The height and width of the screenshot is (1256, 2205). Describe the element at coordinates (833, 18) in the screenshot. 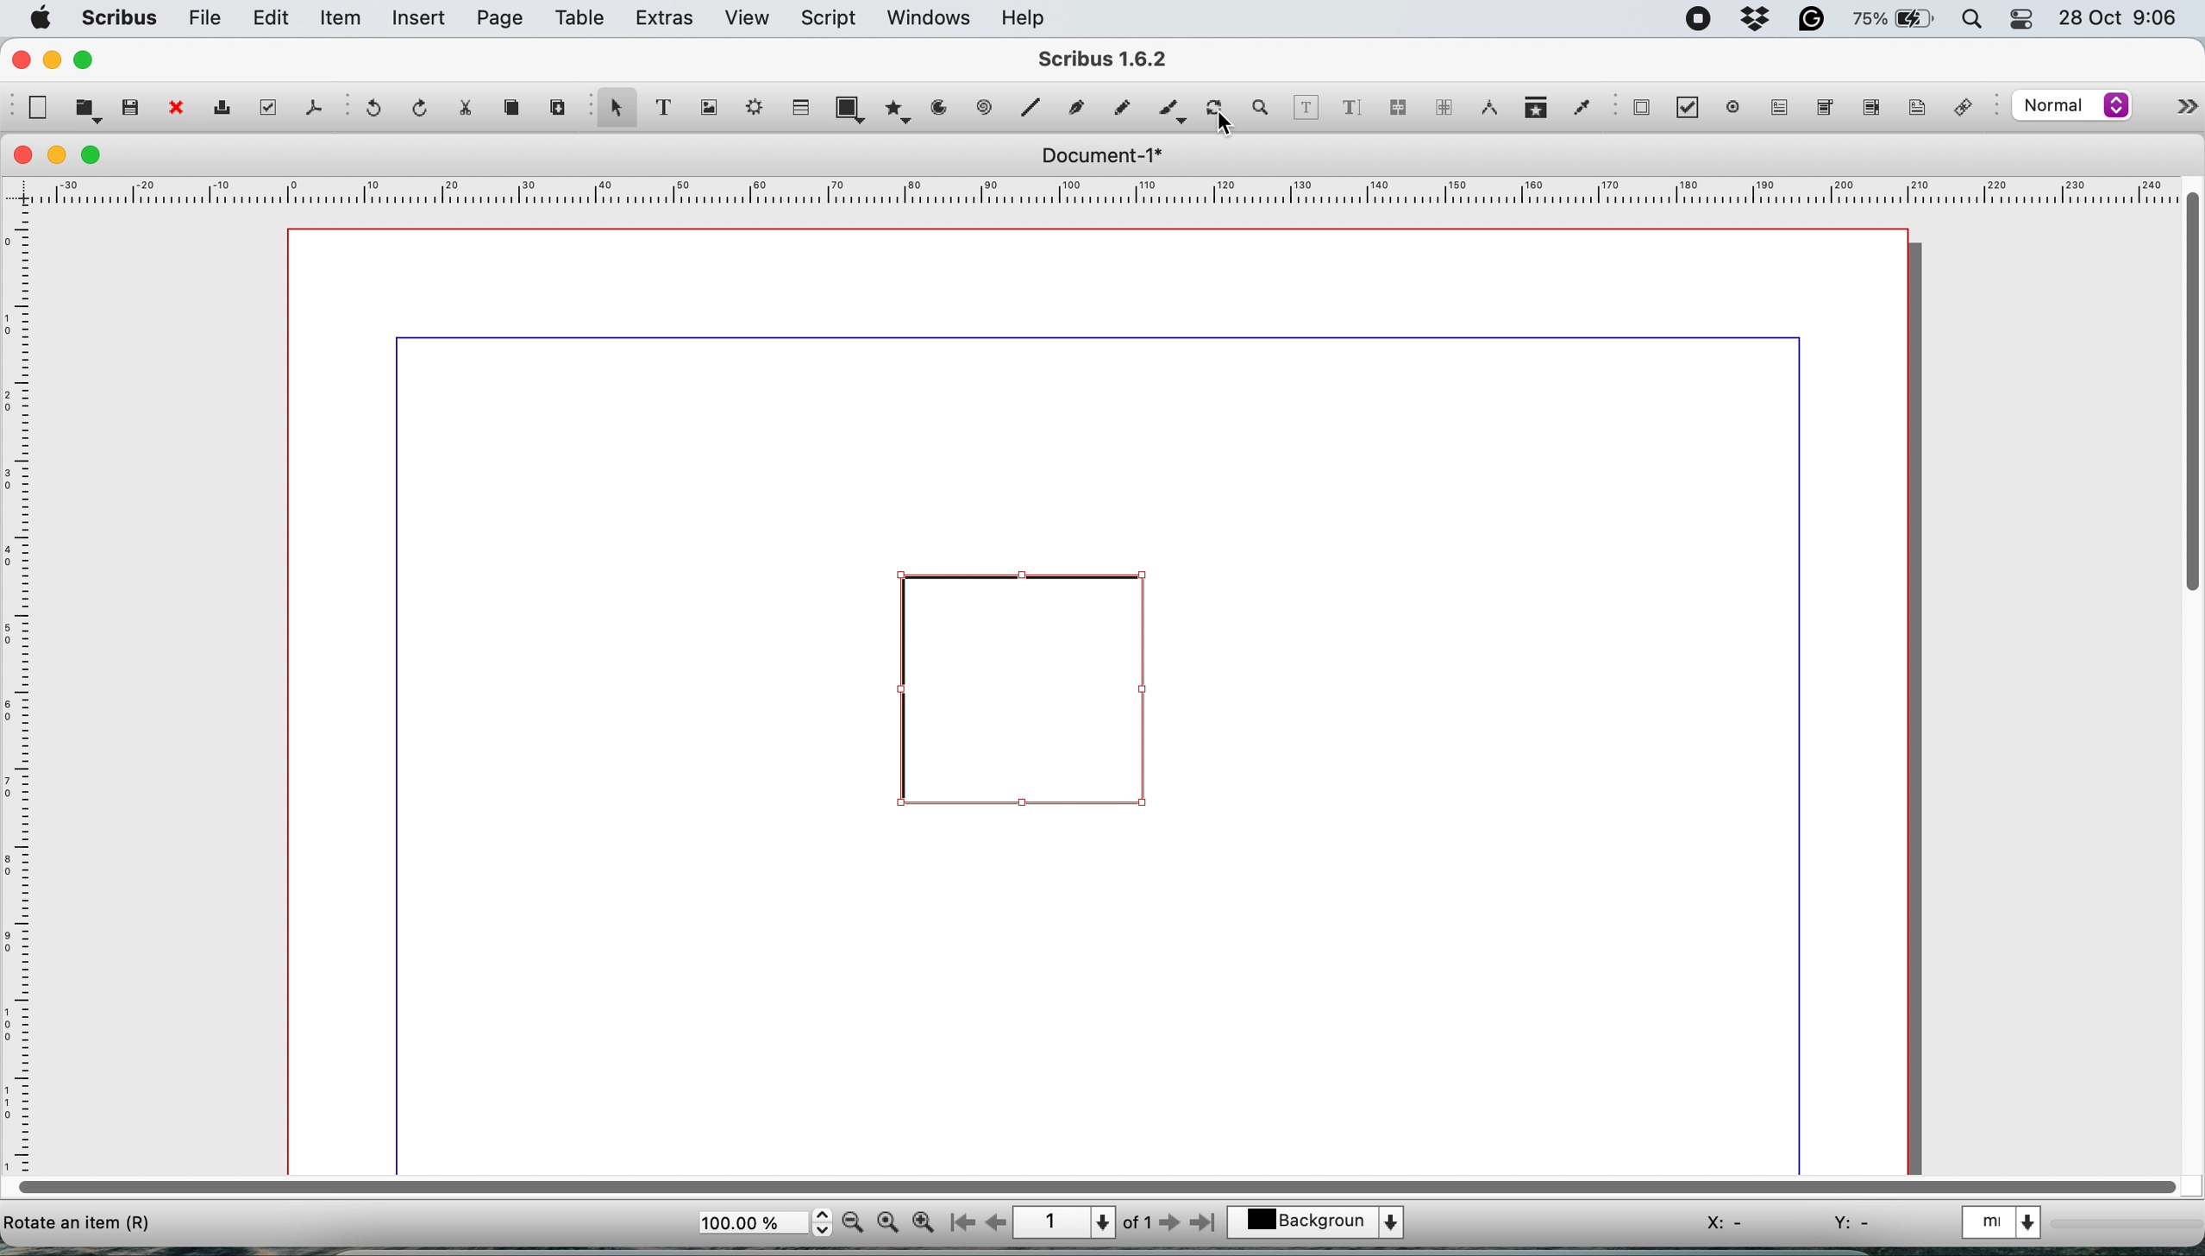

I see `script` at that location.